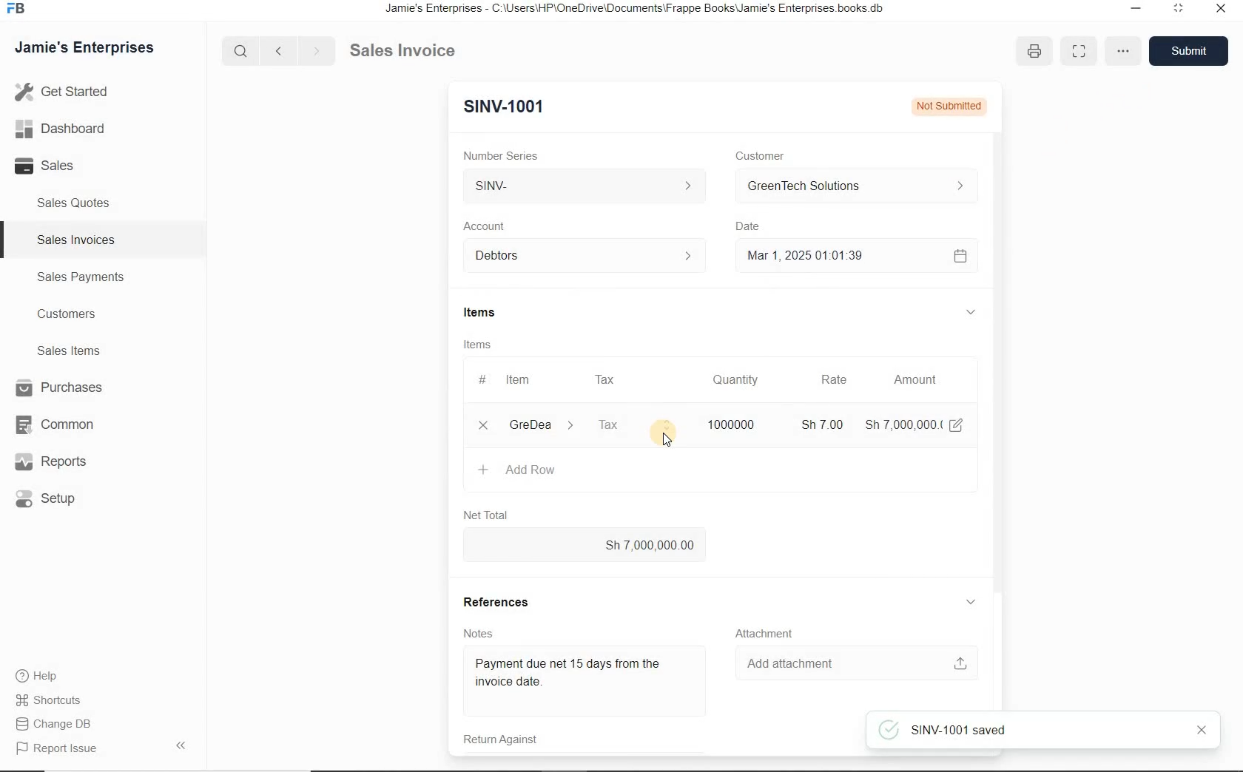  Describe the element at coordinates (889, 731) in the screenshot. I see `tick mark` at that location.